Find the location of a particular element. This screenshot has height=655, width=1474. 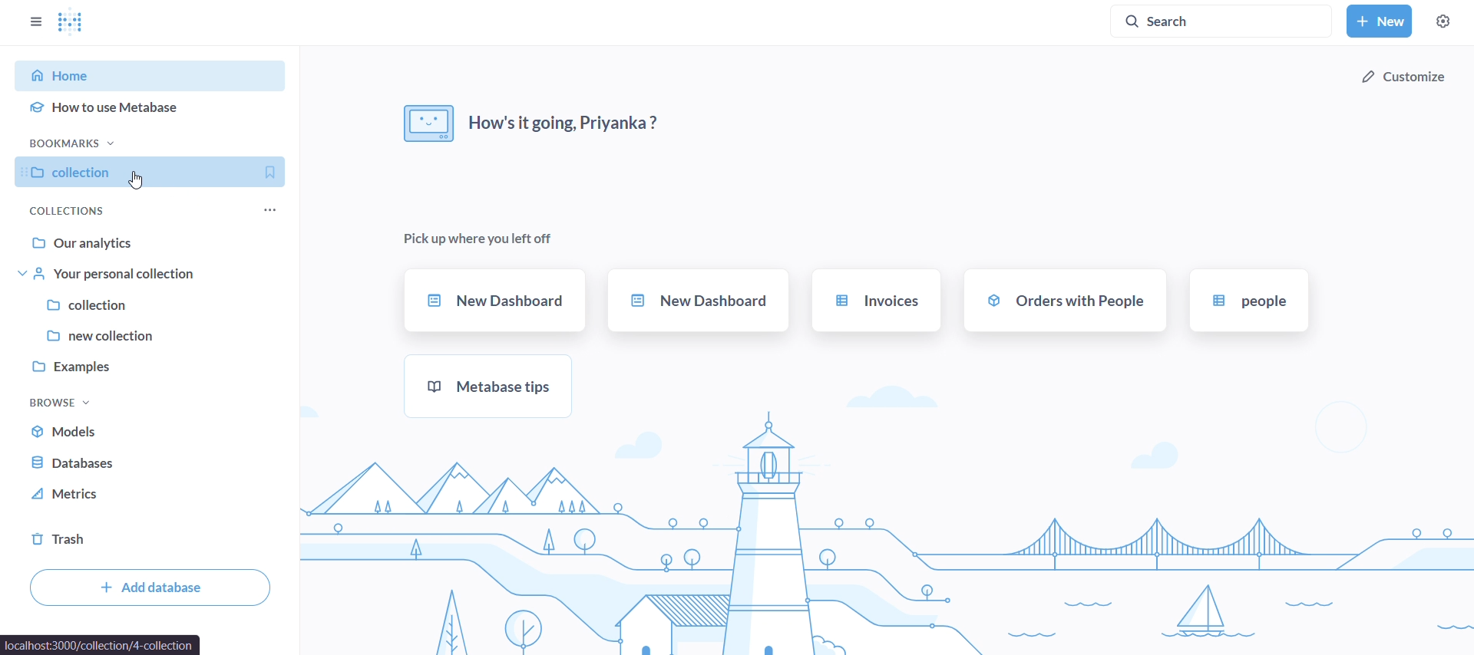

metabase tips is located at coordinates (486, 387).